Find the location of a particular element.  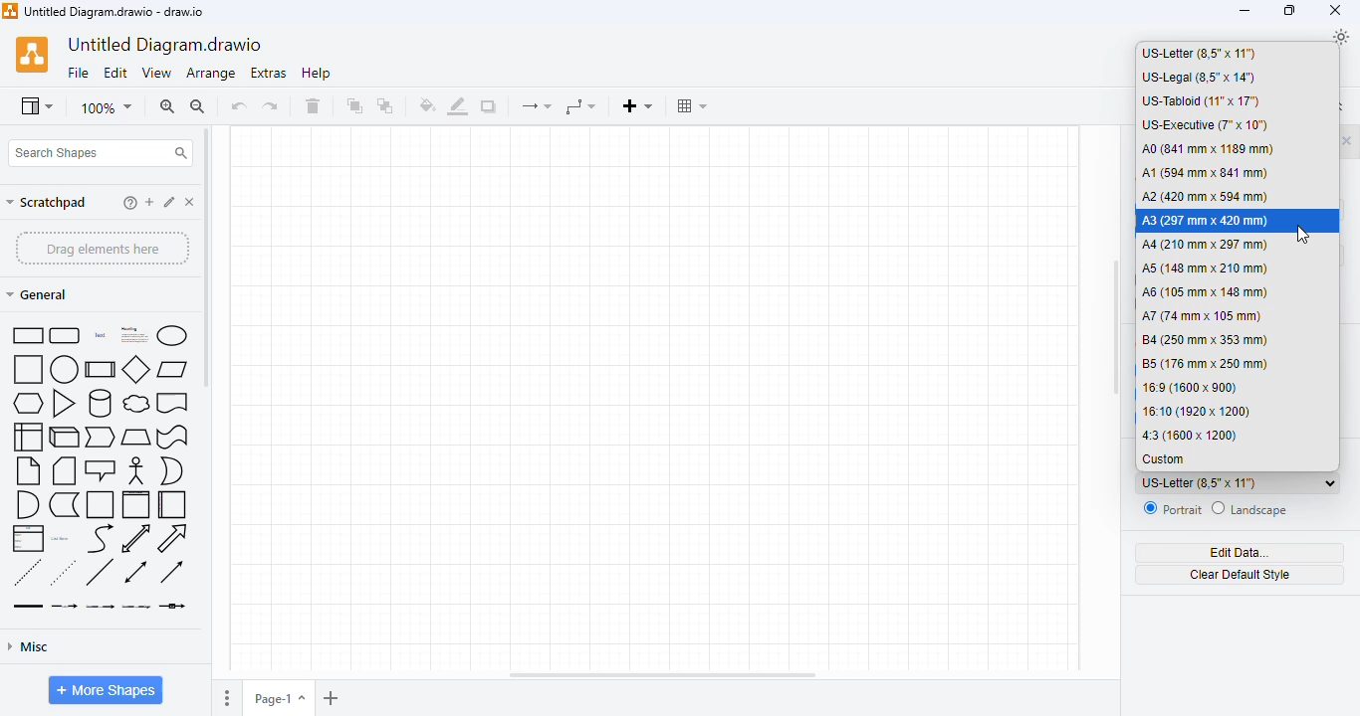

16:10 is located at coordinates (1195, 411).